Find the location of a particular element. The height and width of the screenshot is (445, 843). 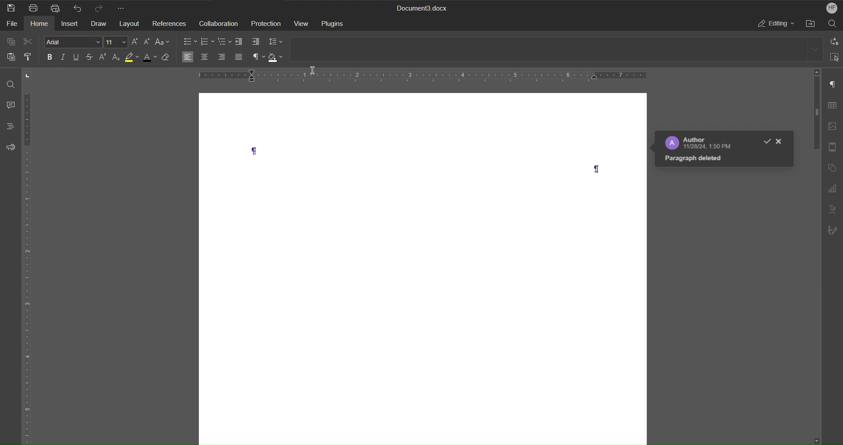

Clear all formatting is located at coordinates (167, 57).